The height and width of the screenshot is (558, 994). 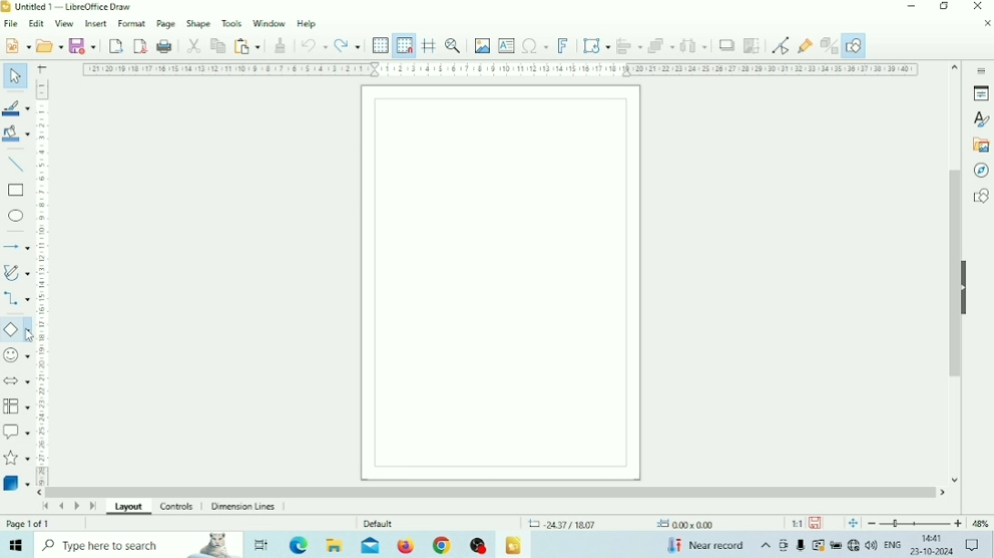 What do you see at coordinates (16, 406) in the screenshot?
I see `Flowchart` at bounding box center [16, 406].